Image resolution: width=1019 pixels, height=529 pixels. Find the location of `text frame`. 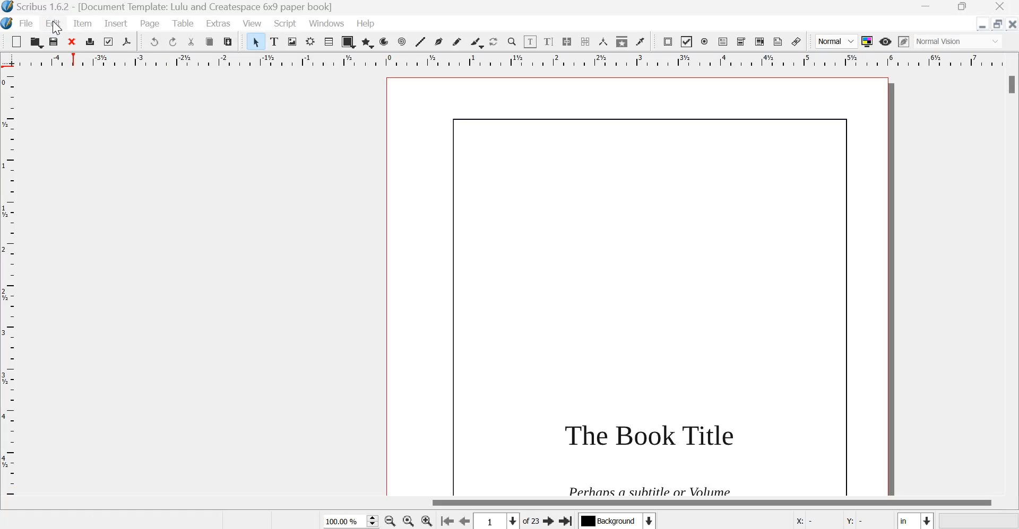

text frame is located at coordinates (274, 42).